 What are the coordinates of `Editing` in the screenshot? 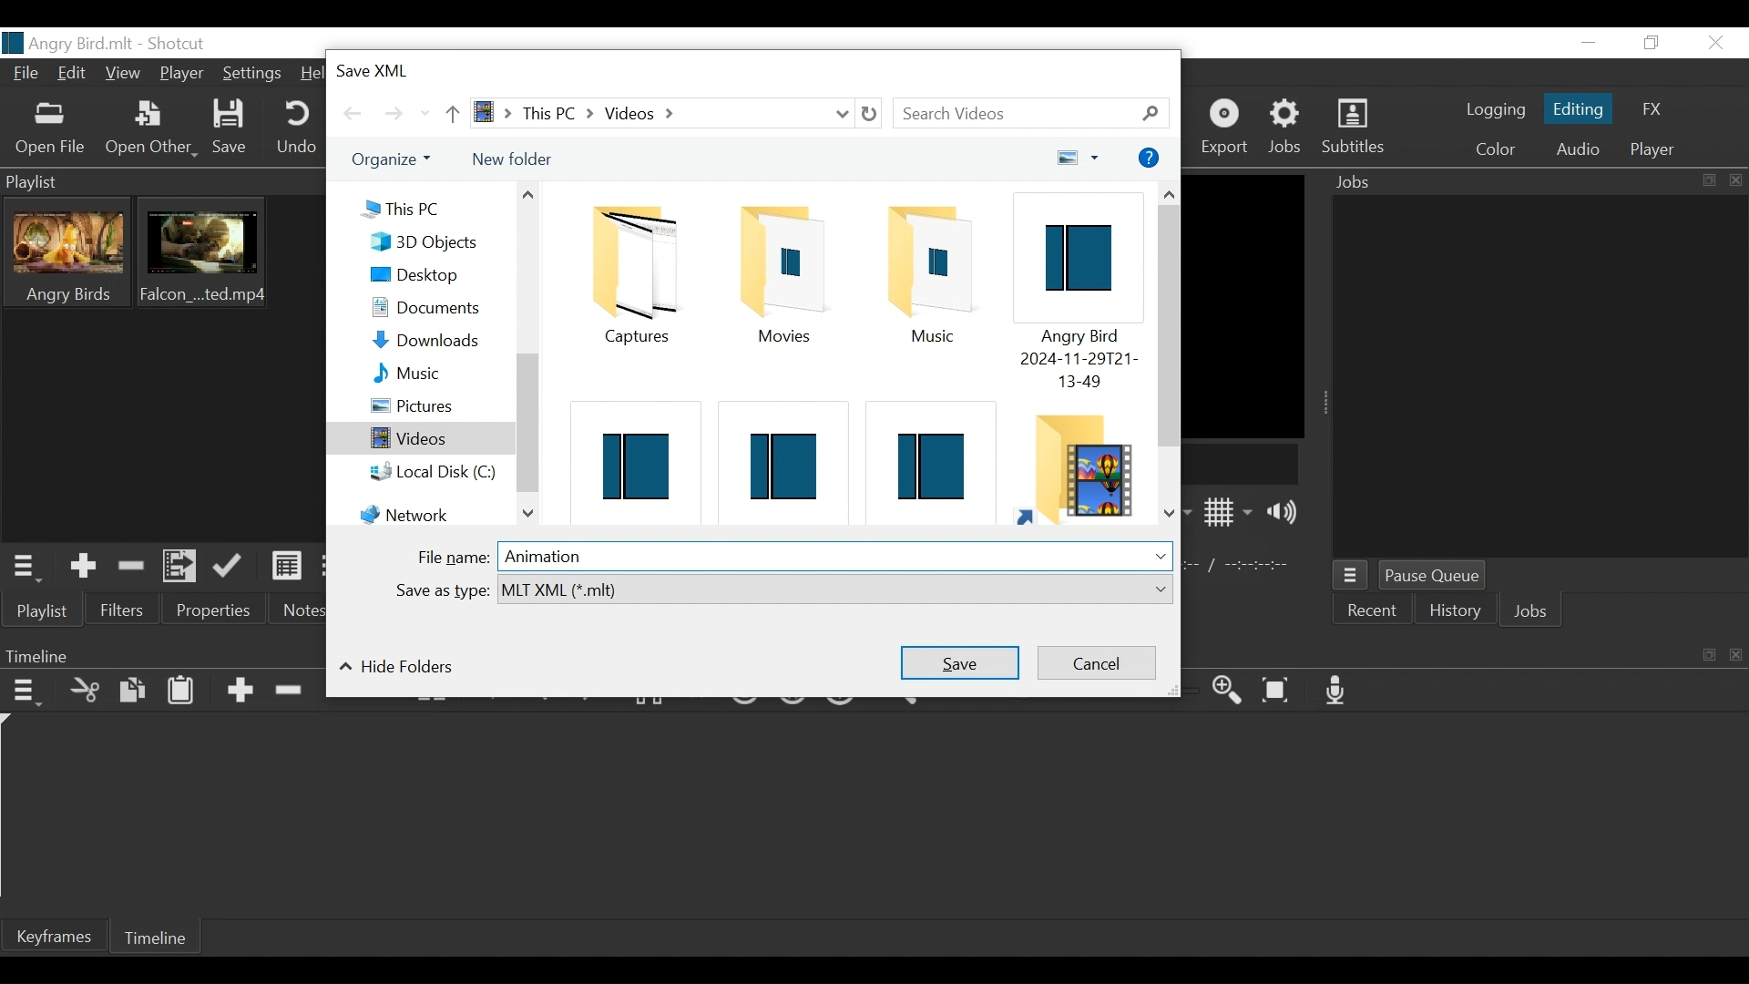 It's located at (1577, 112).